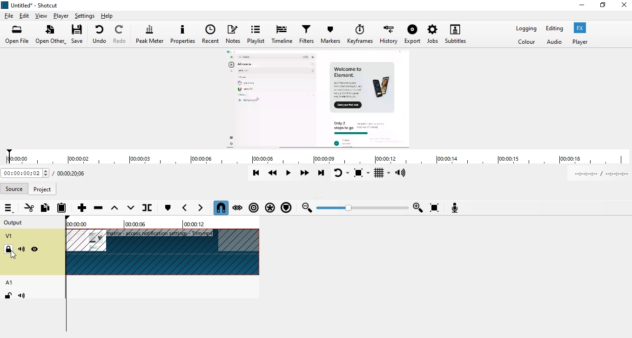 The width and height of the screenshot is (632, 338). Describe the element at coordinates (413, 33) in the screenshot. I see `export` at that location.